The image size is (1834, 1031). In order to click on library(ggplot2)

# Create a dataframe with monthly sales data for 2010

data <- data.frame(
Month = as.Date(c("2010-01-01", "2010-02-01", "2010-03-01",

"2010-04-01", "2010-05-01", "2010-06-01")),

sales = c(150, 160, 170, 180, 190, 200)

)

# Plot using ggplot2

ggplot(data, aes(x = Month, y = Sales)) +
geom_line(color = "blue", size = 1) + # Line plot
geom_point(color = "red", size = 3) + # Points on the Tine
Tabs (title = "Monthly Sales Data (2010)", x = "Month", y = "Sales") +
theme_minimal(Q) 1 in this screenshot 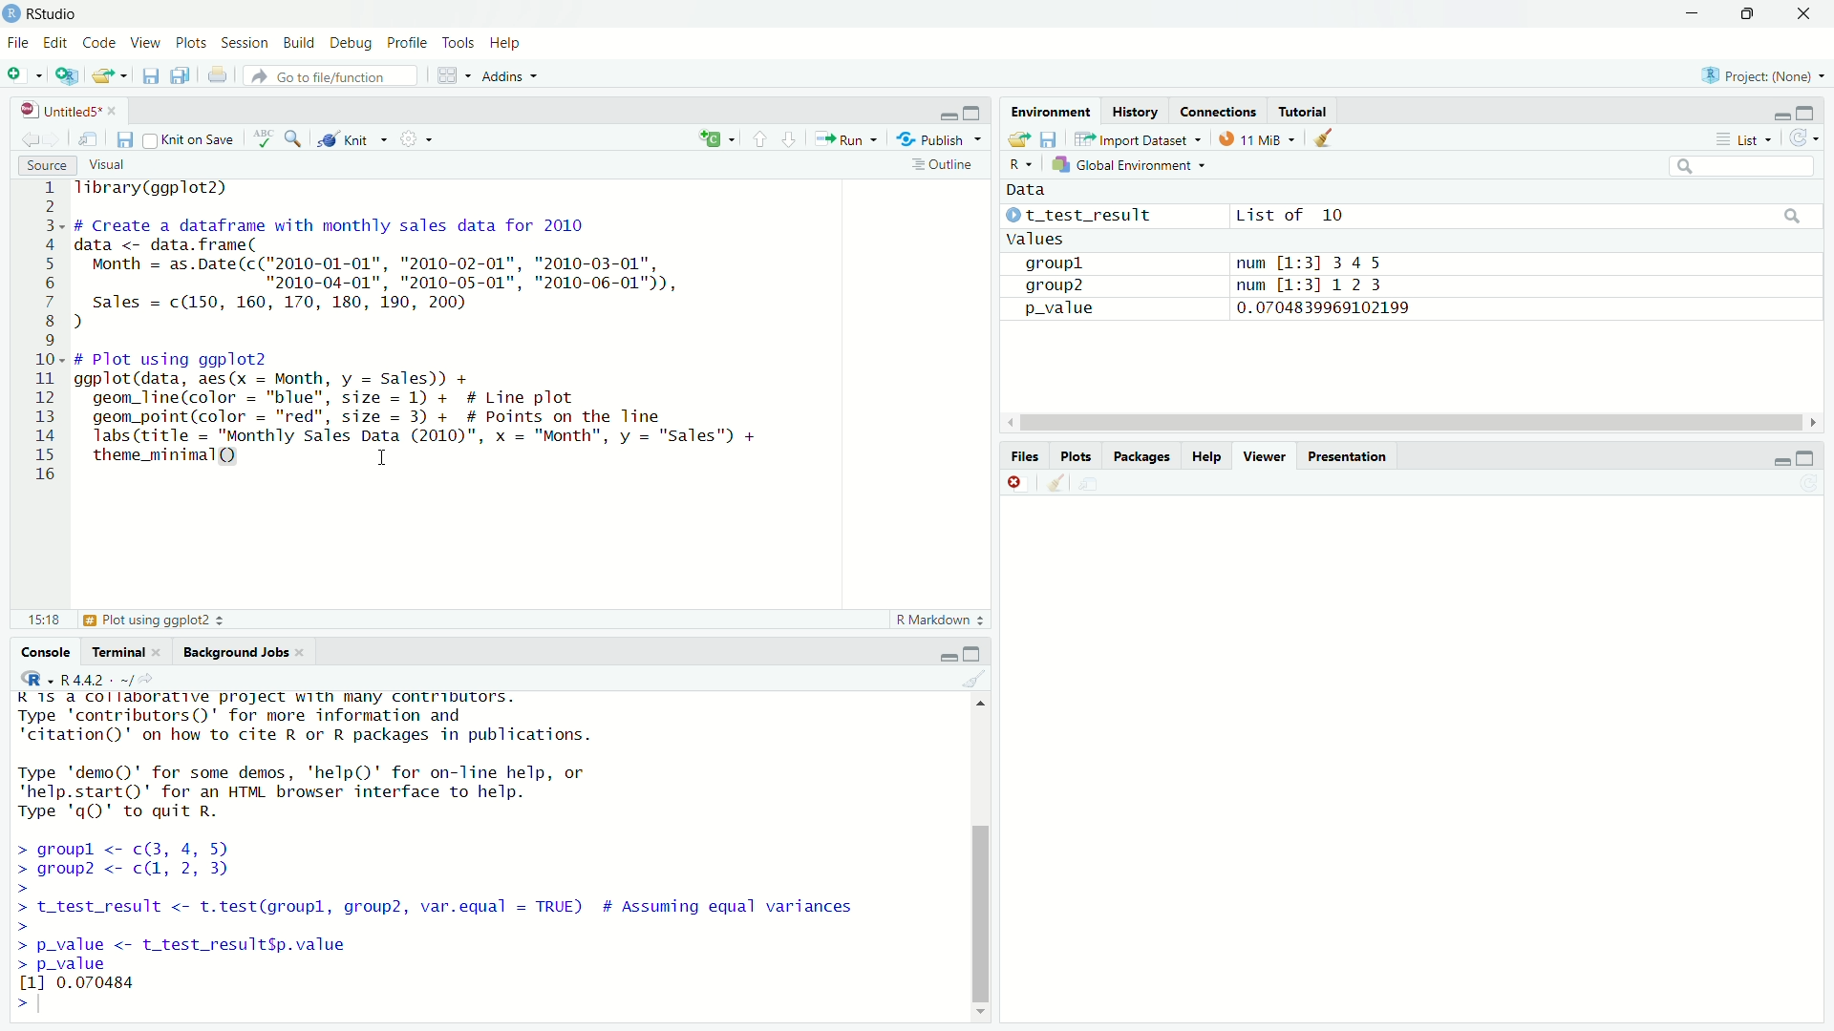, I will do `click(526, 333)`.